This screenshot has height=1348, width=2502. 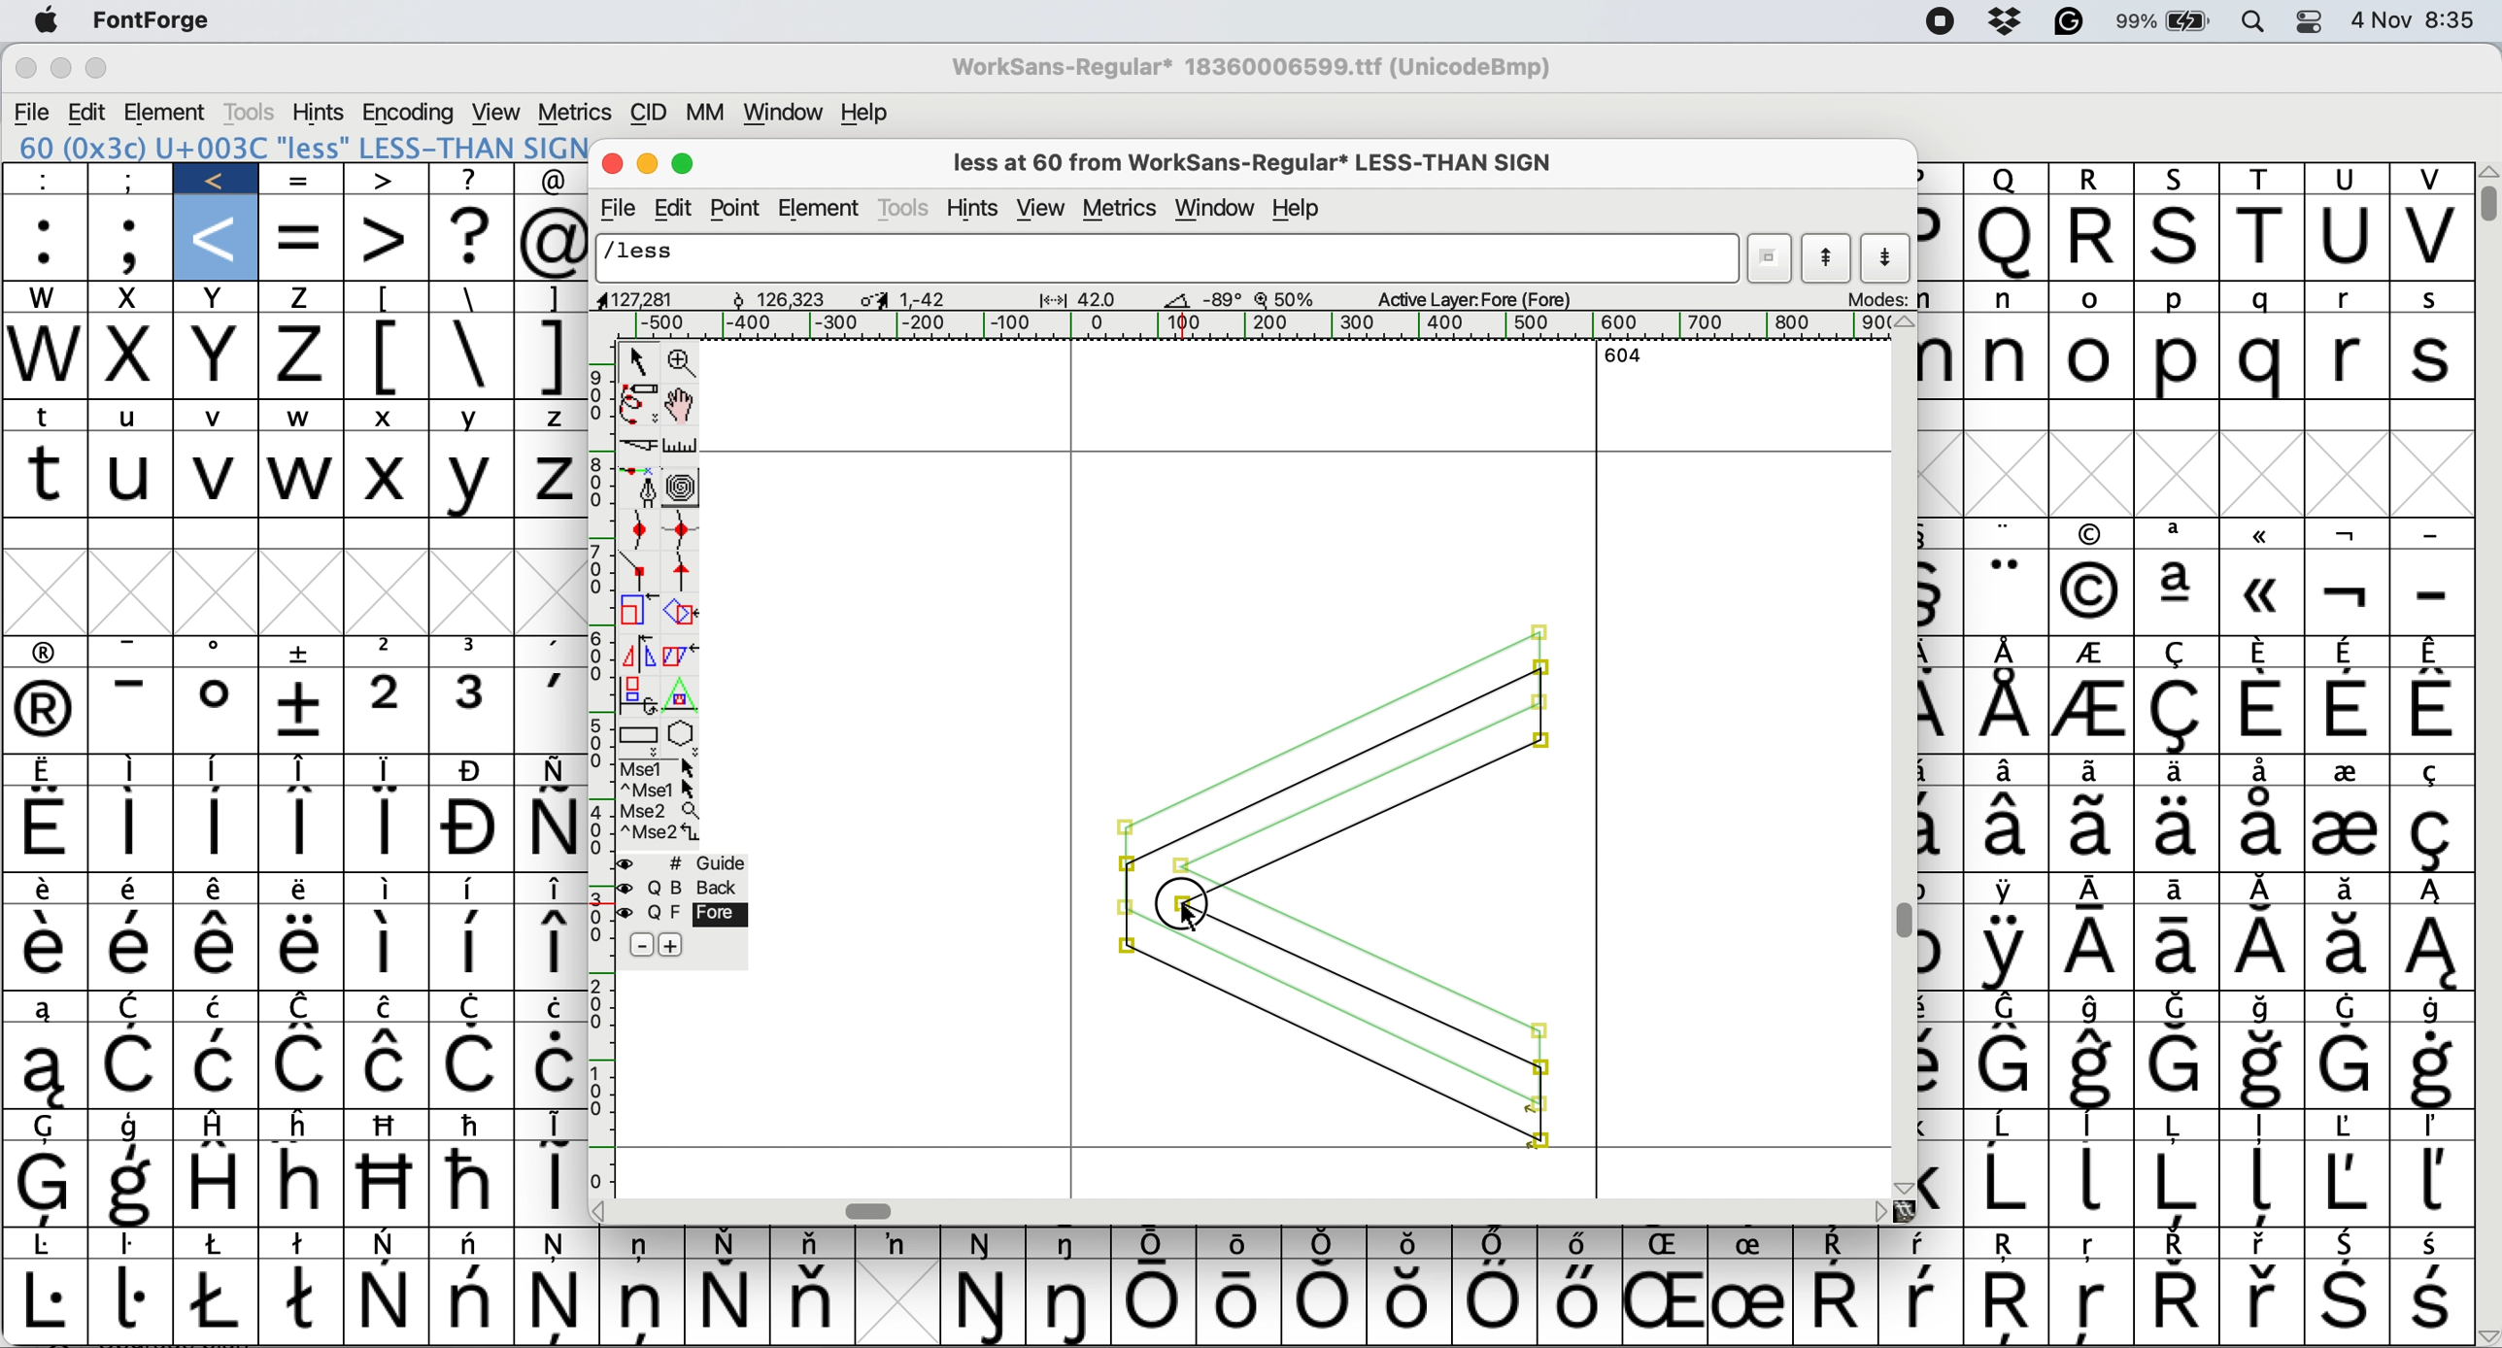 I want to click on close, so click(x=20, y=70).